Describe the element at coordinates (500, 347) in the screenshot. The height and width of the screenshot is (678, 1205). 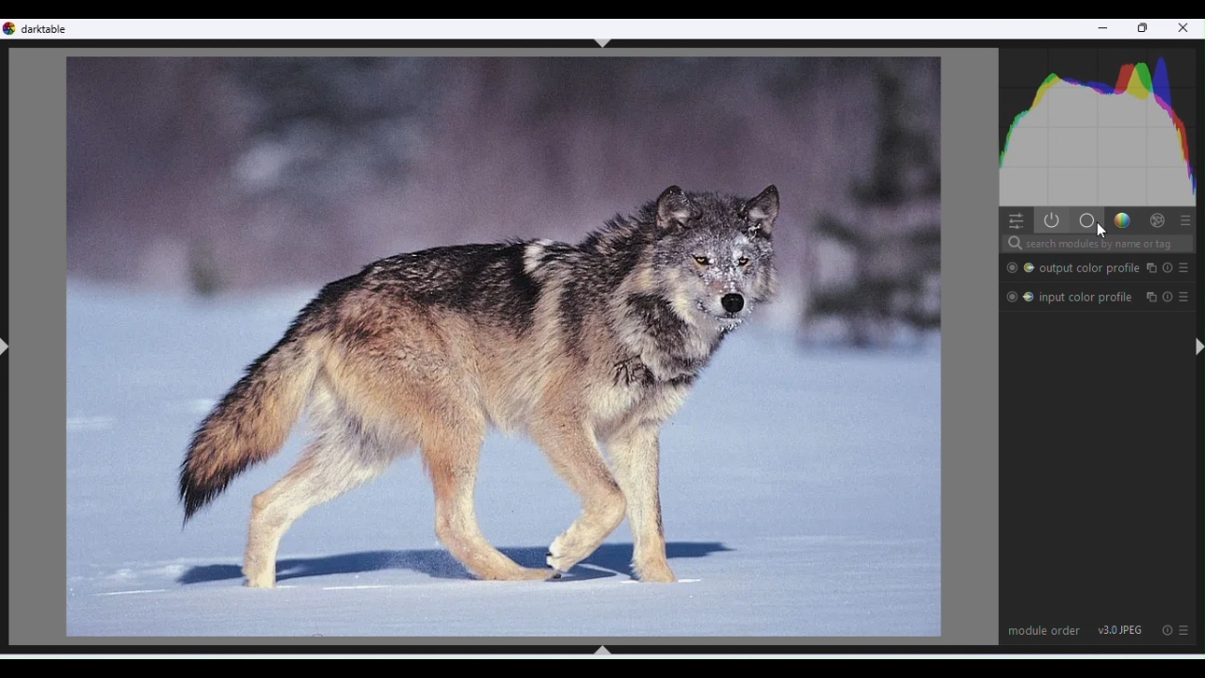
I see `Image` at that location.